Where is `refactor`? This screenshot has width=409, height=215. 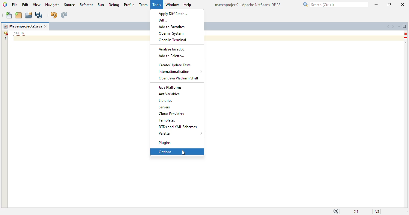
refactor is located at coordinates (87, 4).